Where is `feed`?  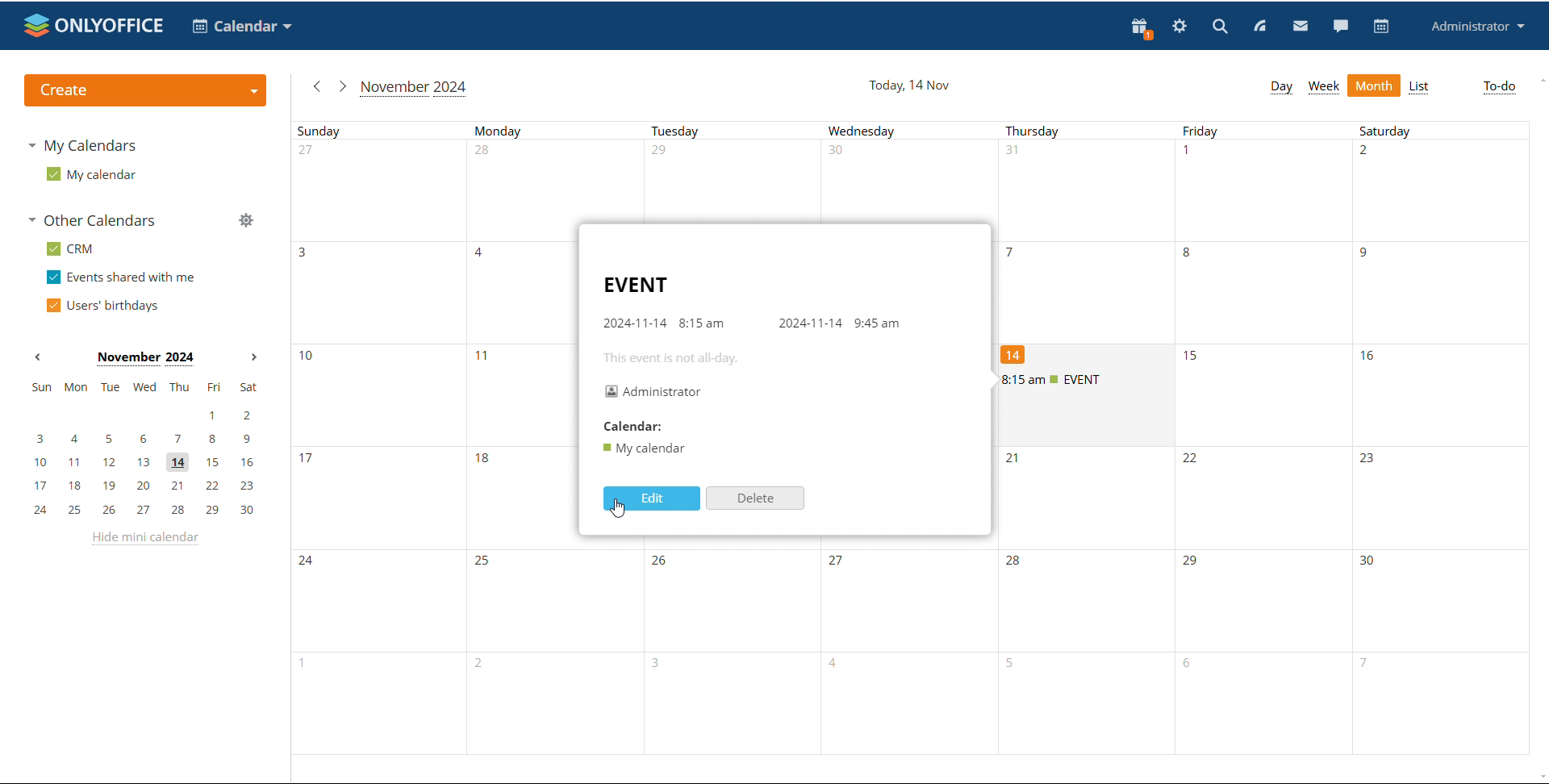 feed is located at coordinates (1259, 27).